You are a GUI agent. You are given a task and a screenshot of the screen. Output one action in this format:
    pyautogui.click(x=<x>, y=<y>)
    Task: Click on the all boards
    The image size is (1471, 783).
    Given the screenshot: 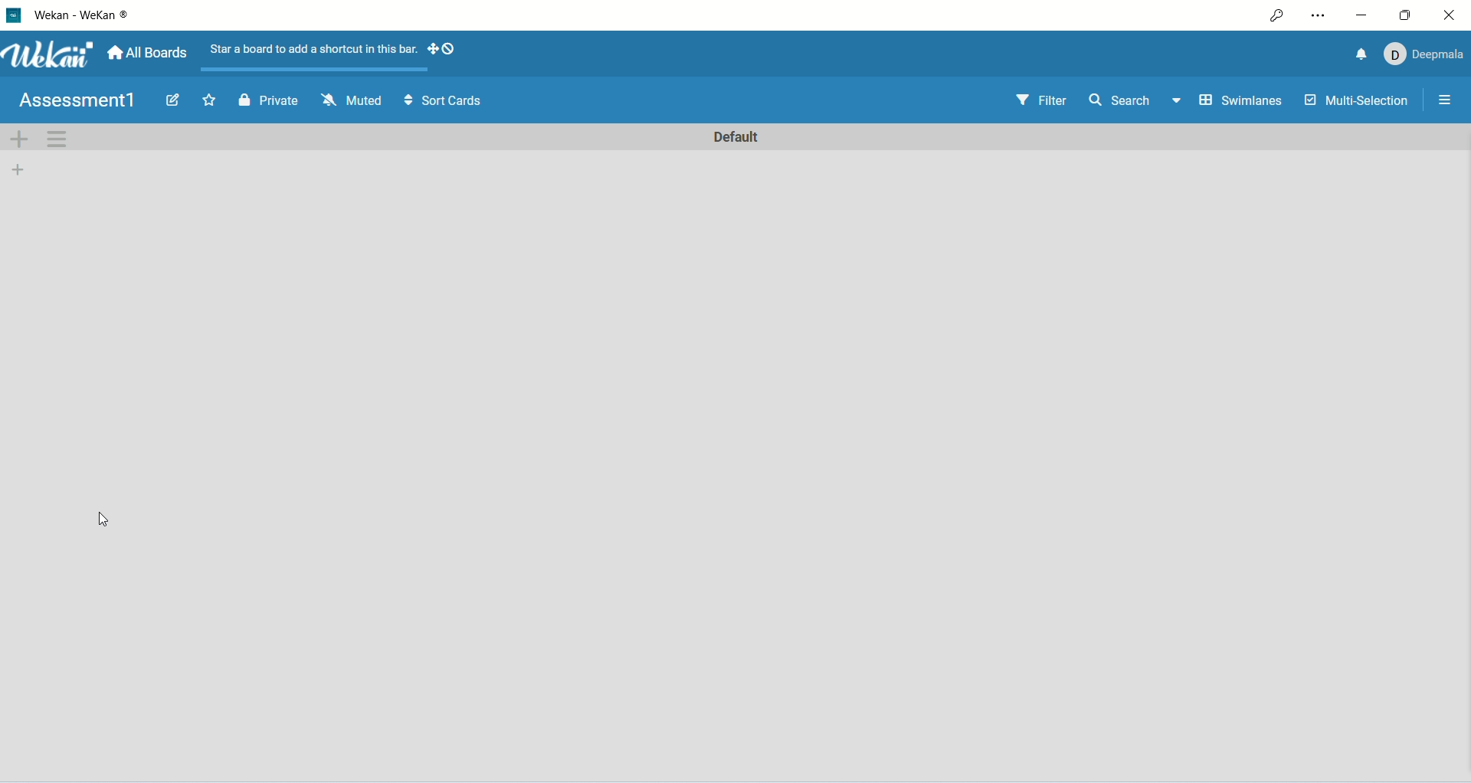 What is the action you would take?
    pyautogui.click(x=150, y=53)
    